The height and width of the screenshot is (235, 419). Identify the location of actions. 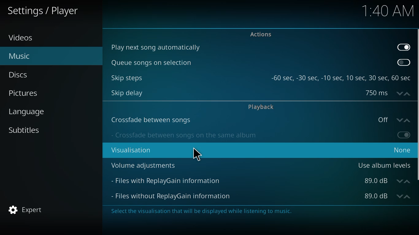
(260, 35).